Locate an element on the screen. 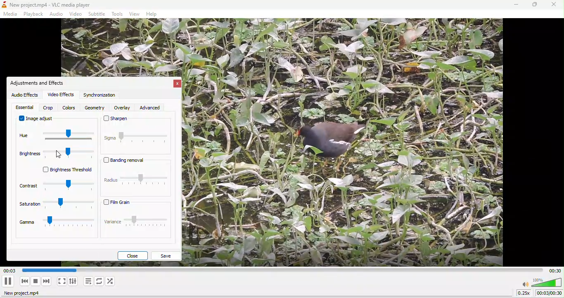 The width and height of the screenshot is (564, 298). synchronization is located at coordinates (101, 96).